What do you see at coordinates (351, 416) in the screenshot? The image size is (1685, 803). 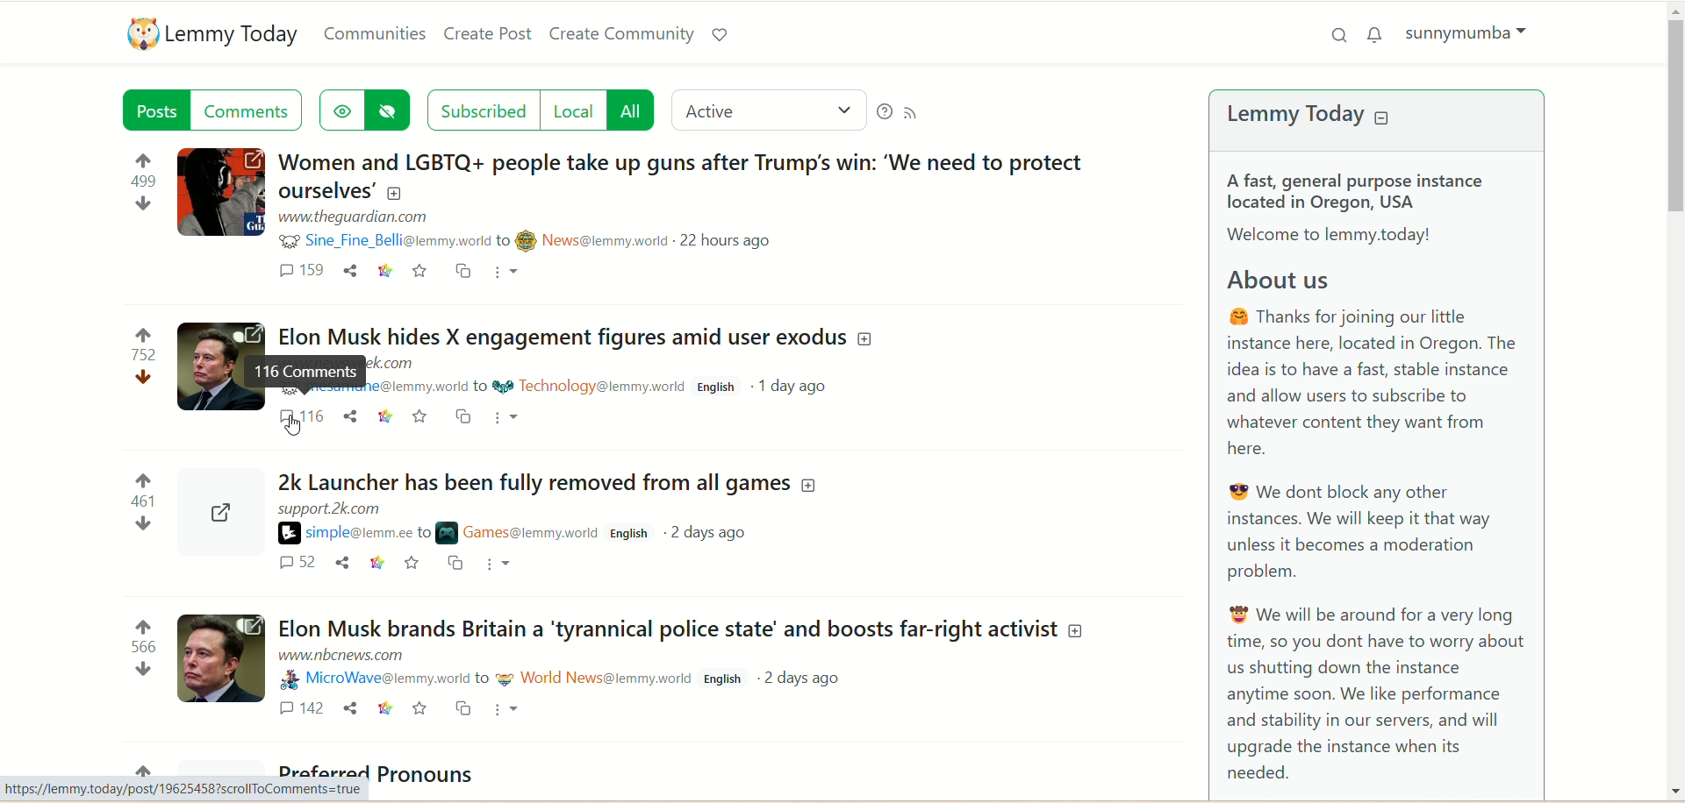 I see `share` at bounding box center [351, 416].